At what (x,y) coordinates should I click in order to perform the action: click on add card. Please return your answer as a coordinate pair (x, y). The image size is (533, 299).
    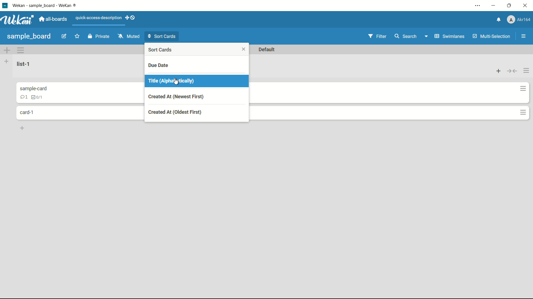
    Looking at the image, I should click on (22, 128).